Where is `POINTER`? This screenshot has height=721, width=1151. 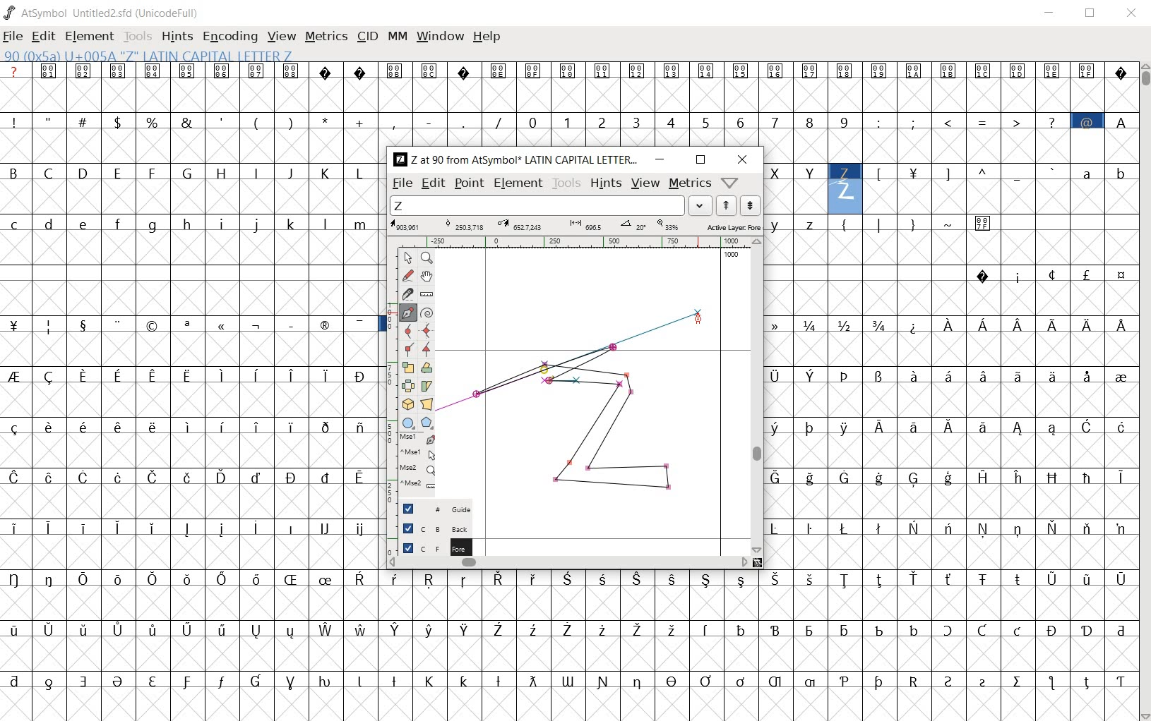
POINTER is located at coordinates (407, 258).